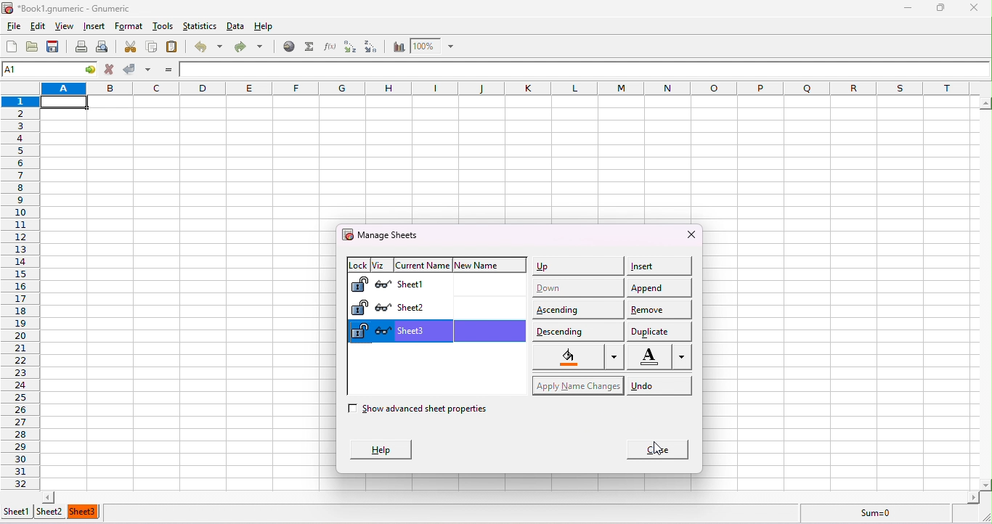 The width and height of the screenshot is (992, 524). What do you see at coordinates (96, 27) in the screenshot?
I see `insert` at bounding box center [96, 27].